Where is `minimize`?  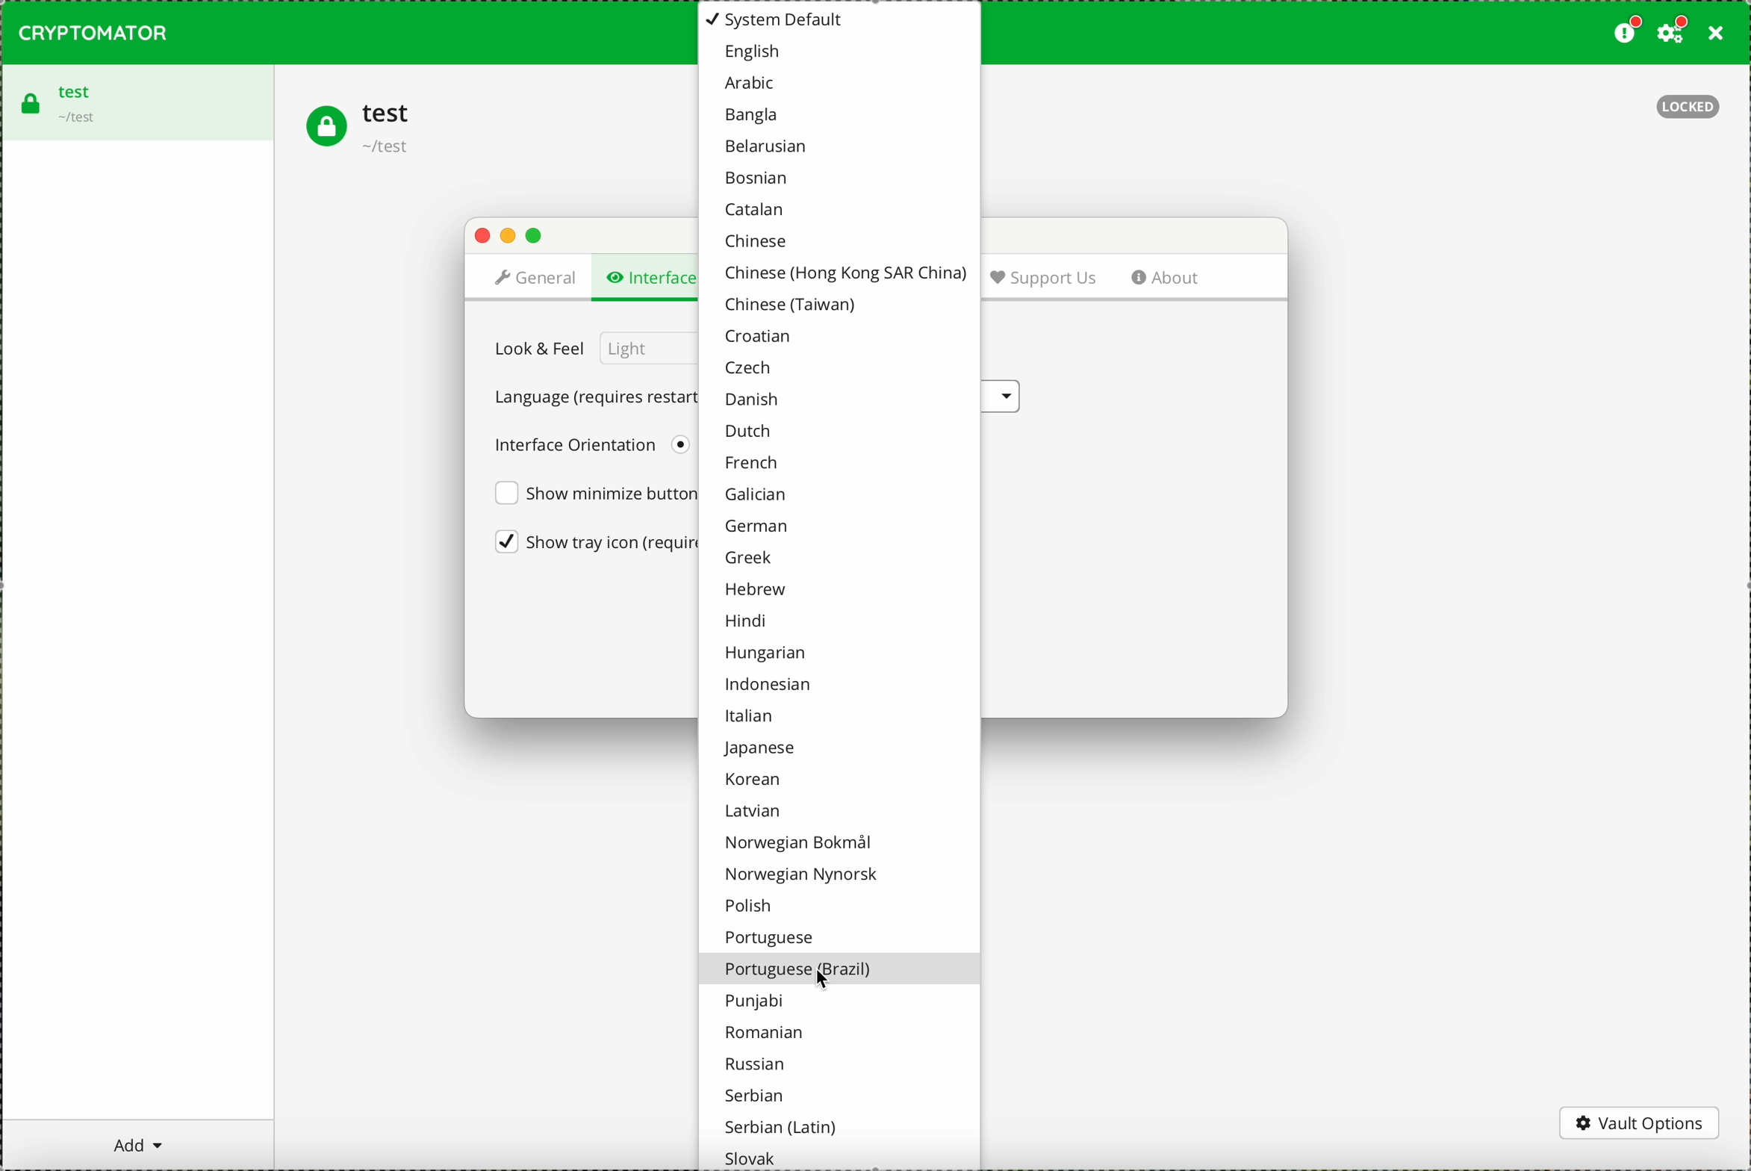
minimize is located at coordinates (508, 234).